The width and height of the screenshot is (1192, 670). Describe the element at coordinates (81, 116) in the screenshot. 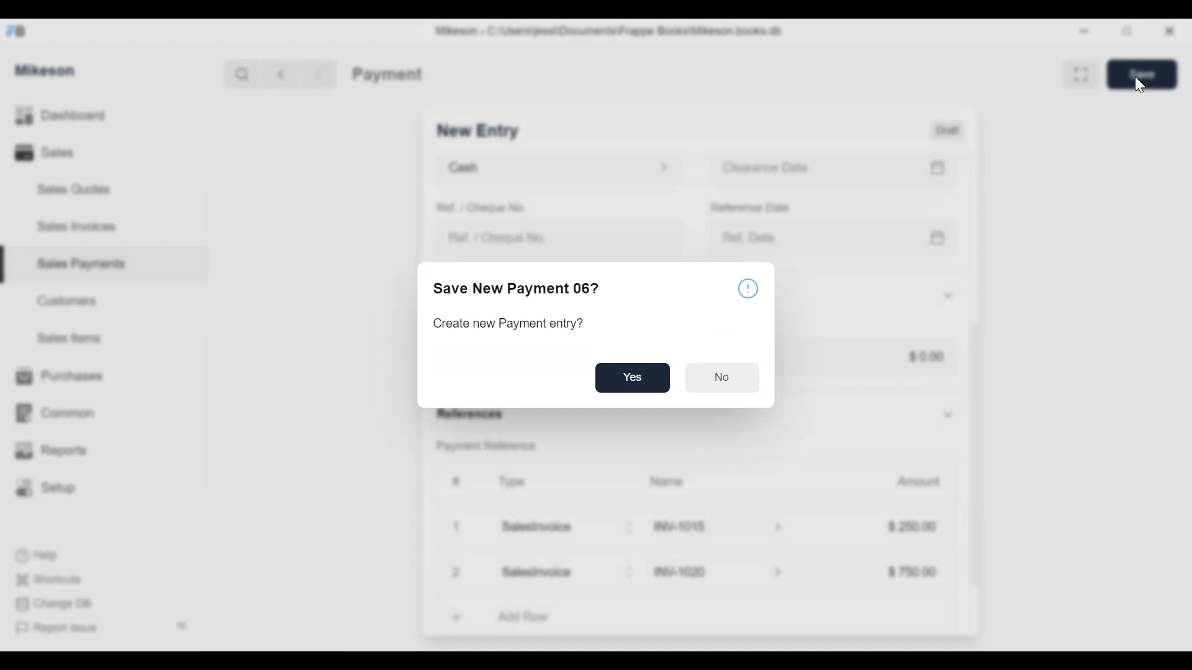

I see `Dashboard` at that location.